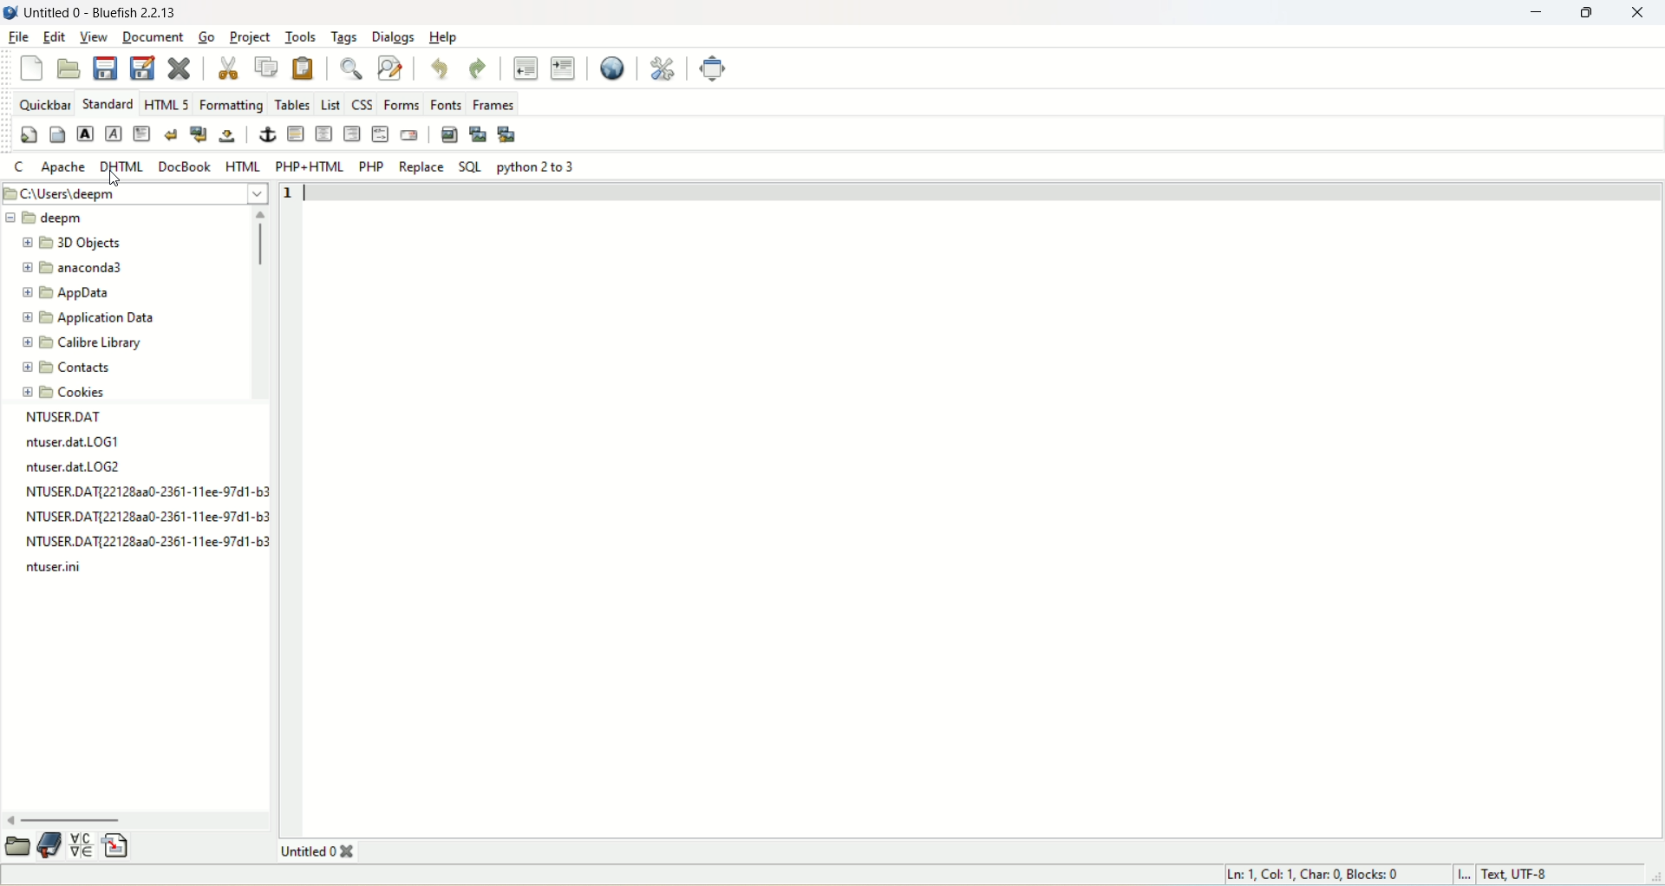 The width and height of the screenshot is (1665, 886). I want to click on application, so click(88, 317).